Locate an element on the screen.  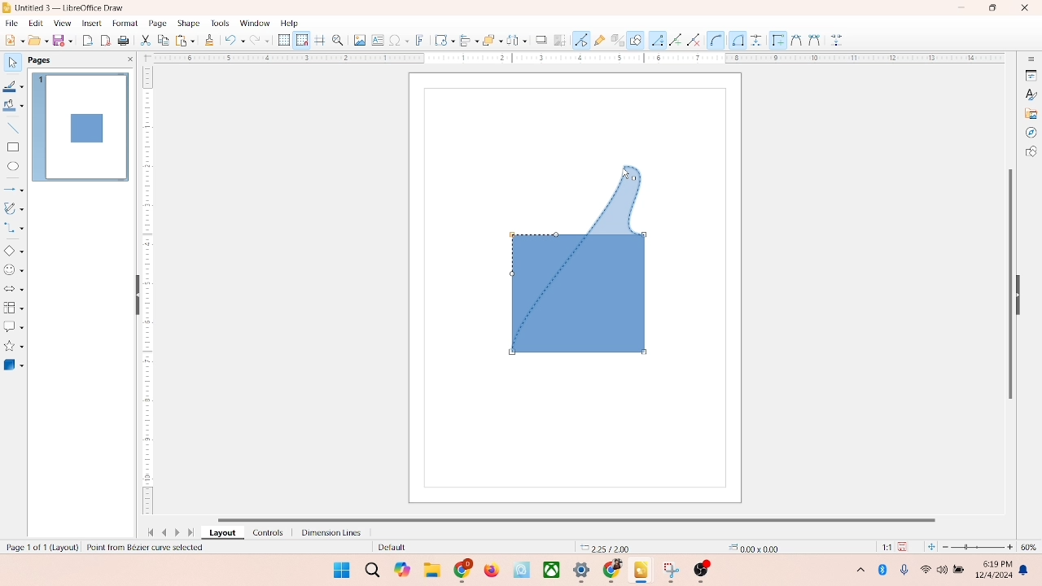
gluepoint function is located at coordinates (598, 41).